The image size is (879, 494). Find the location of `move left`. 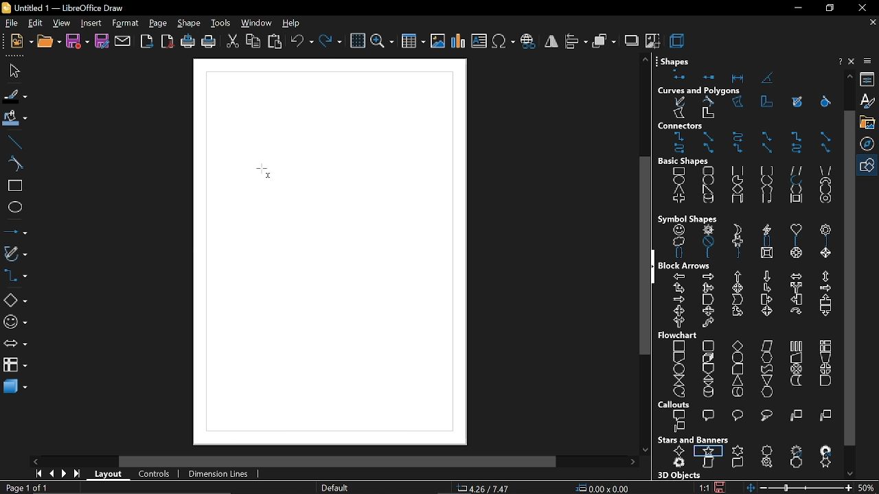

move left is located at coordinates (35, 461).